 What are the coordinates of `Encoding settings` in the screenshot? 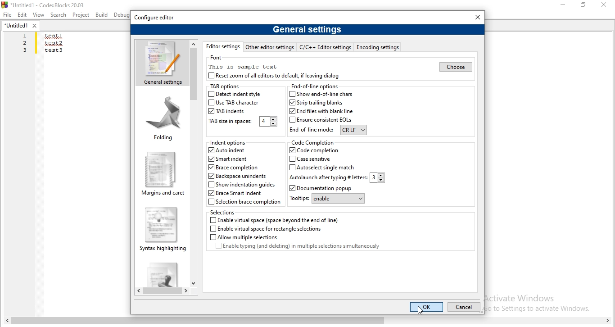 It's located at (378, 47).